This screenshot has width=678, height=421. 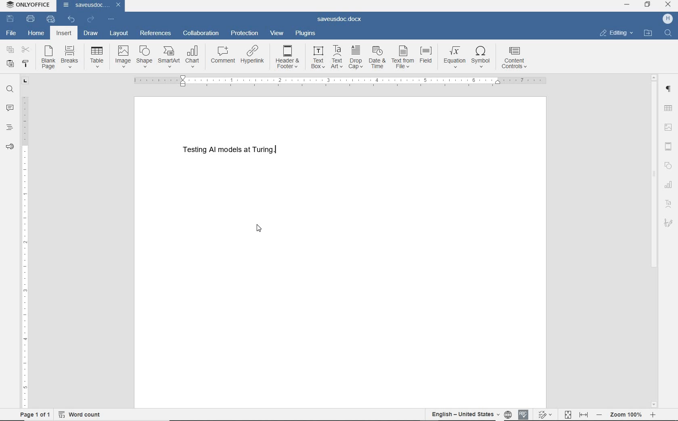 I want to click on ONLYOFFICE (application  name), so click(x=27, y=5).